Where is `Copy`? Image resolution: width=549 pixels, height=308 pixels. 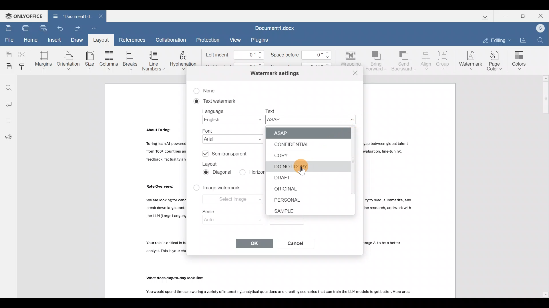 Copy is located at coordinates (7, 53).